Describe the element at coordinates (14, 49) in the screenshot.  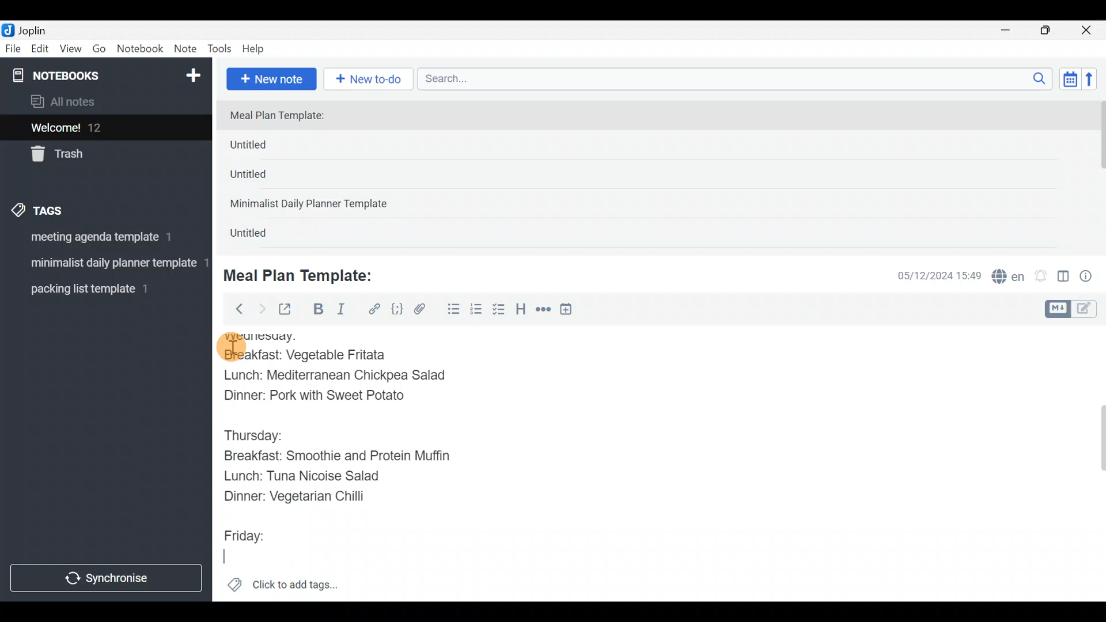
I see `File` at that location.